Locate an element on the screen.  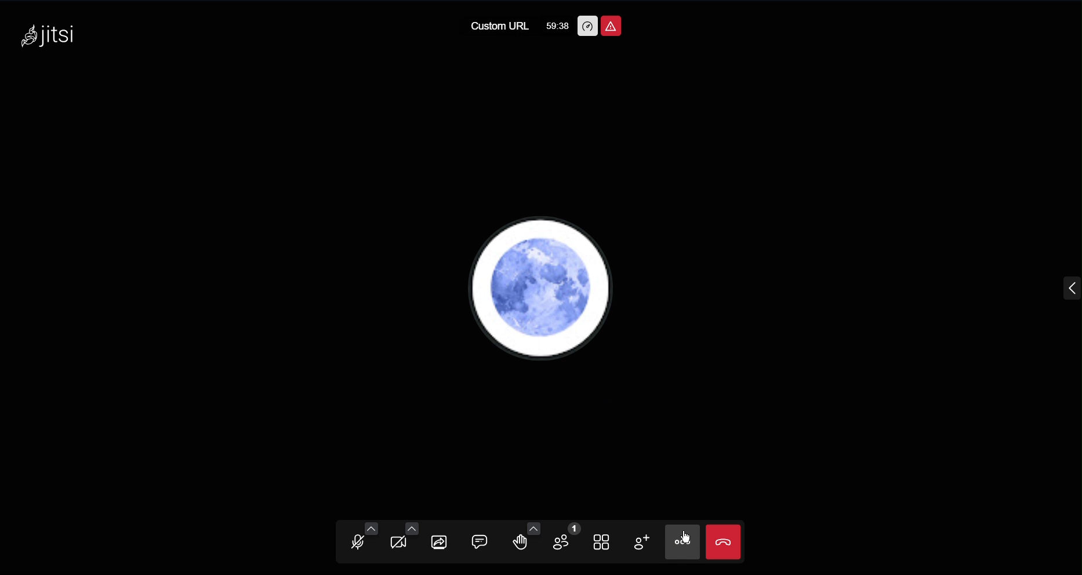
Video is located at coordinates (402, 540).